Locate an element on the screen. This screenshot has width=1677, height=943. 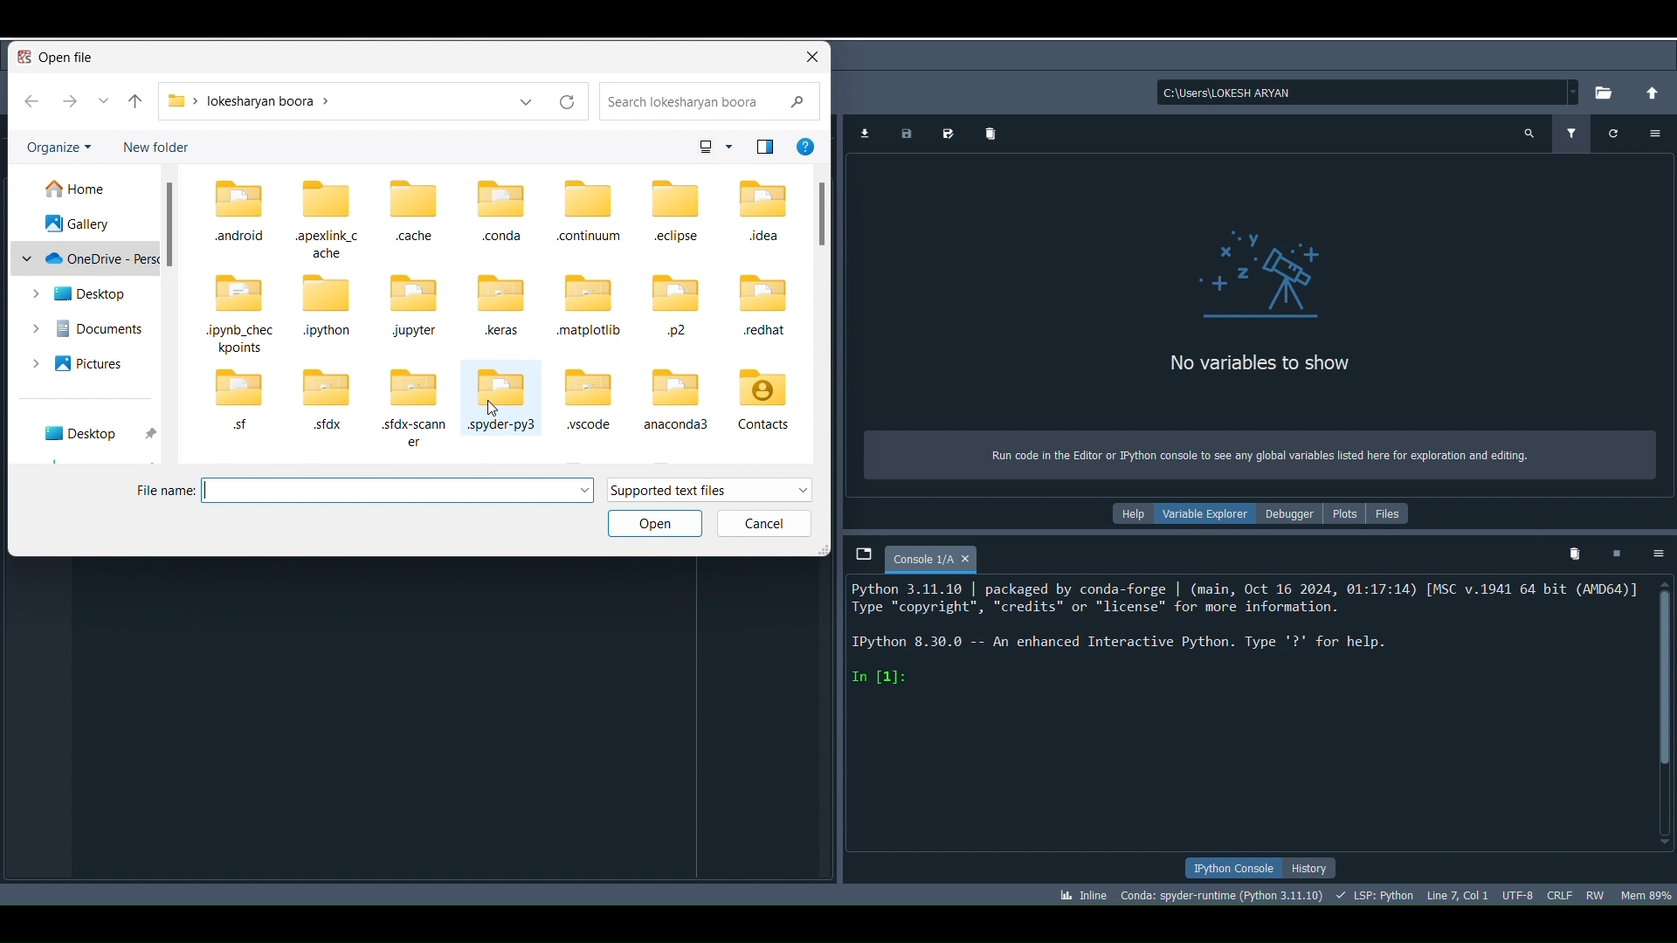
Console editor is located at coordinates (1246, 716).